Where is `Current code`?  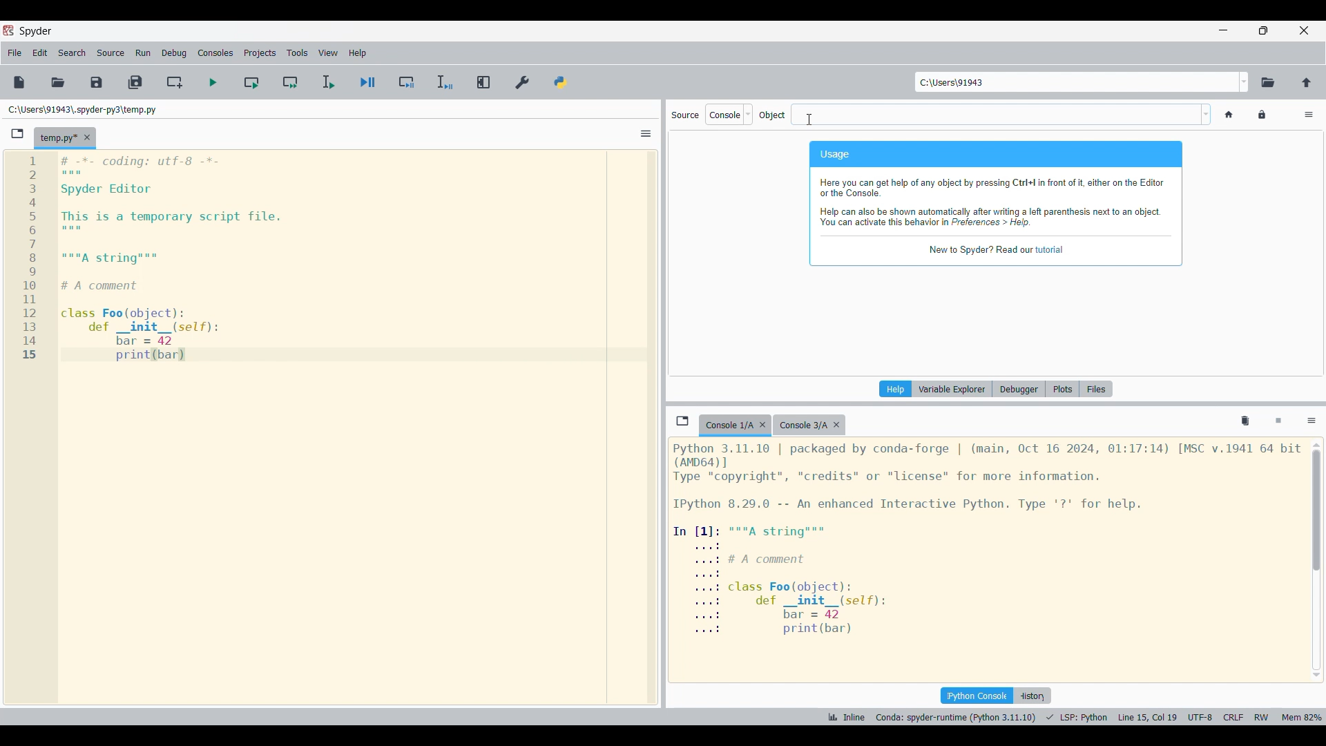 Current code is located at coordinates (175, 259).